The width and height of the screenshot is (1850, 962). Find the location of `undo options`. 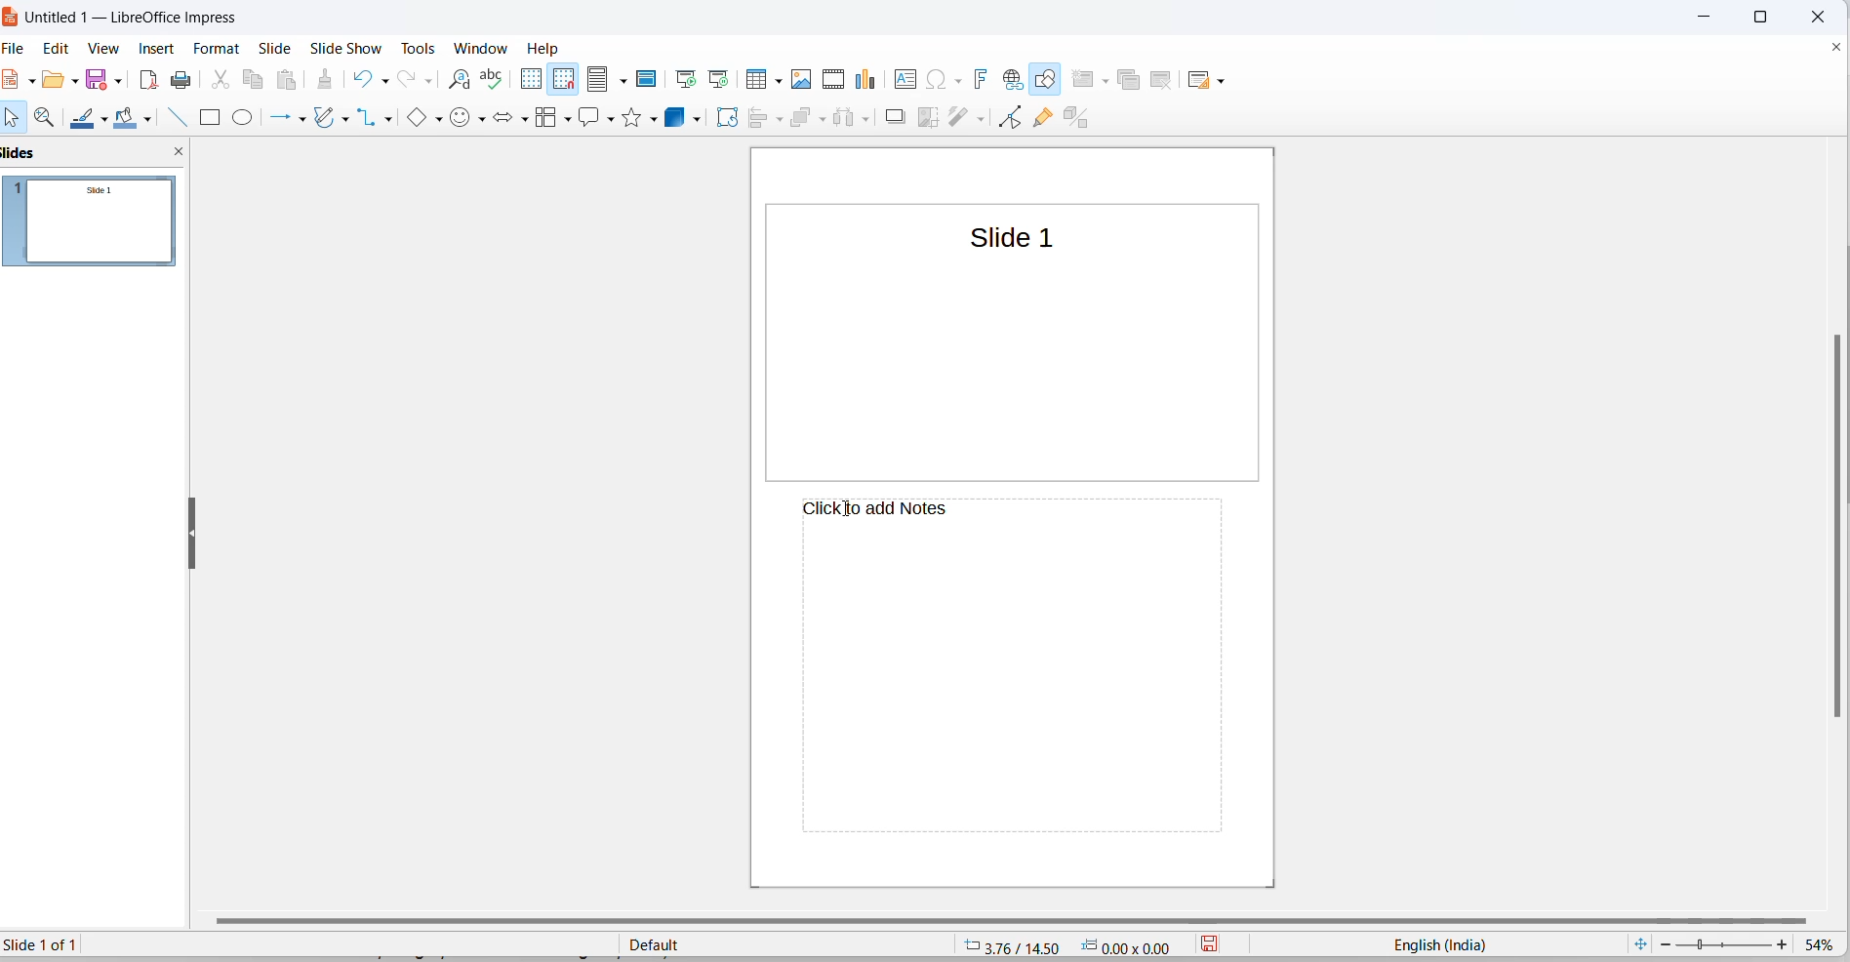

undo options is located at coordinates (384, 80).